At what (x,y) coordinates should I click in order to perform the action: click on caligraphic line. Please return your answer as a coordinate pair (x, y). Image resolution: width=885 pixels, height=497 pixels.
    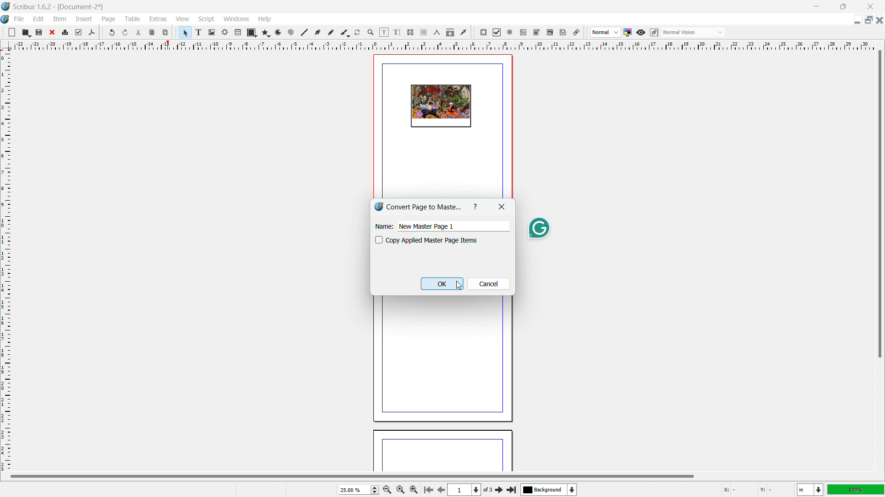
    Looking at the image, I should click on (345, 33).